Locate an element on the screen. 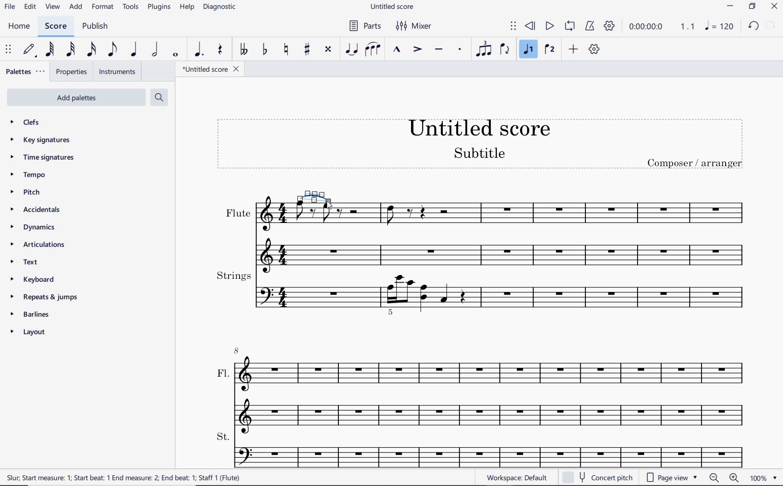 The width and height of the screenshot is (783, 486). DIAGNOSTIC is located at coordinates (223, 7).